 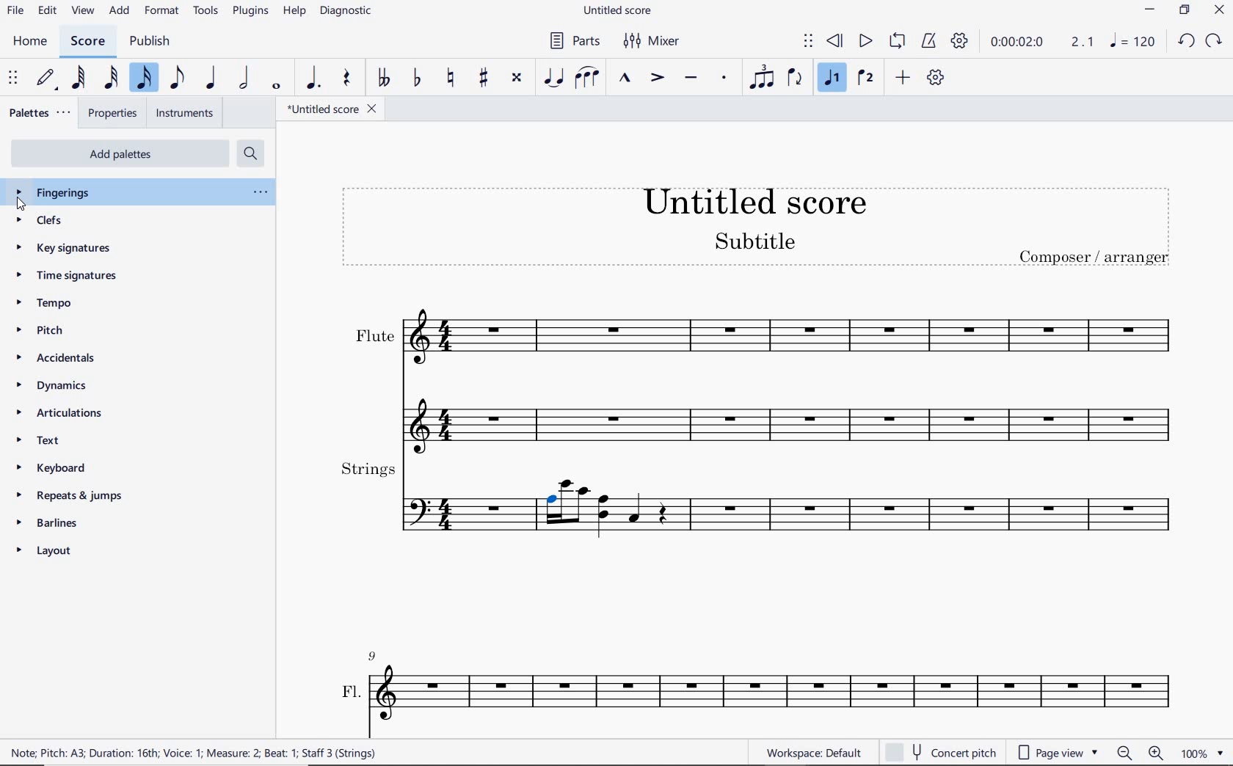 I want to click on play, so click(x=865, y=42).